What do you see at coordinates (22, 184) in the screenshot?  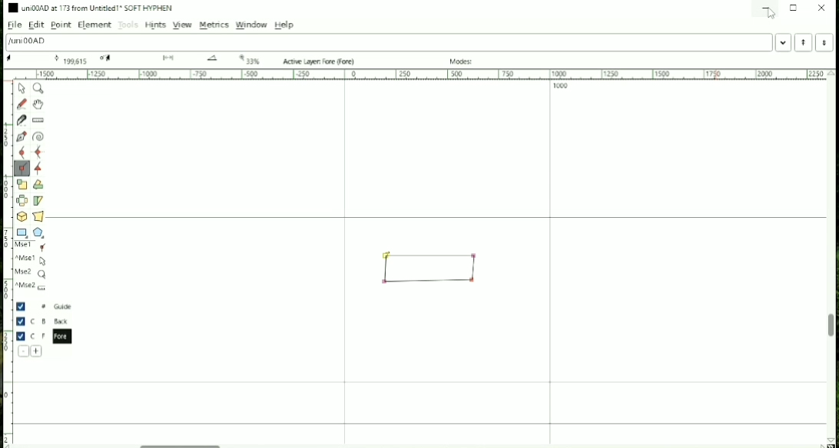 I see `Scale the selection` at bounding box center [22, 184].